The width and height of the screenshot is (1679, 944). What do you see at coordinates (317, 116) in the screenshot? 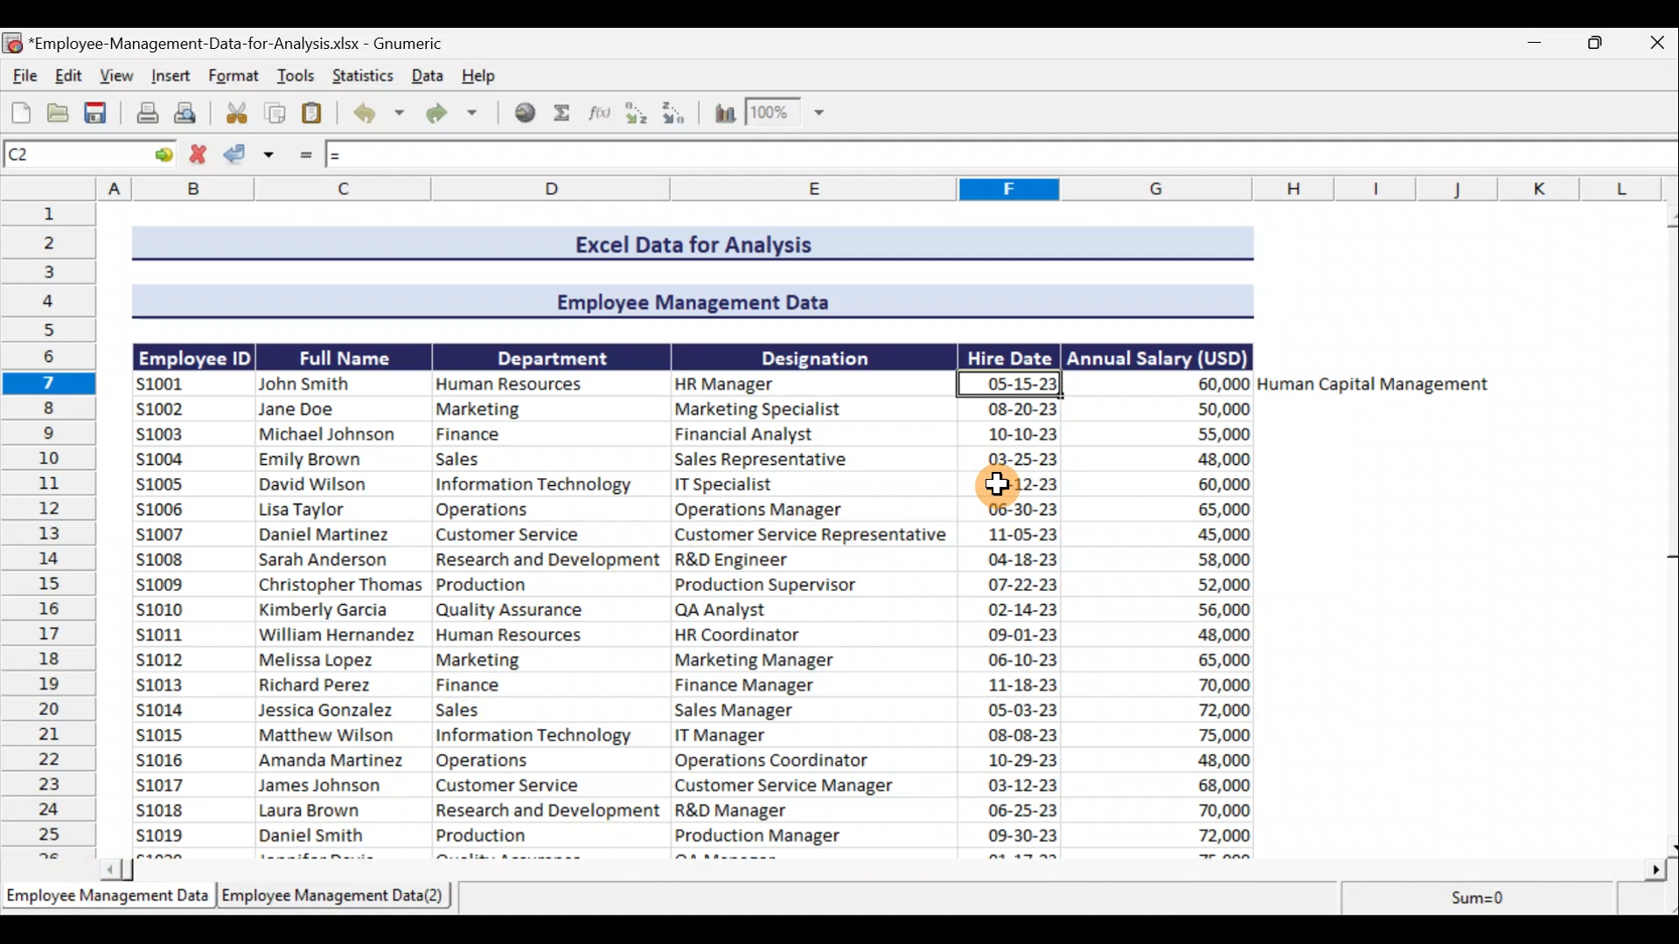
I see `Paste clipboard` at bounding box center [317, 116].